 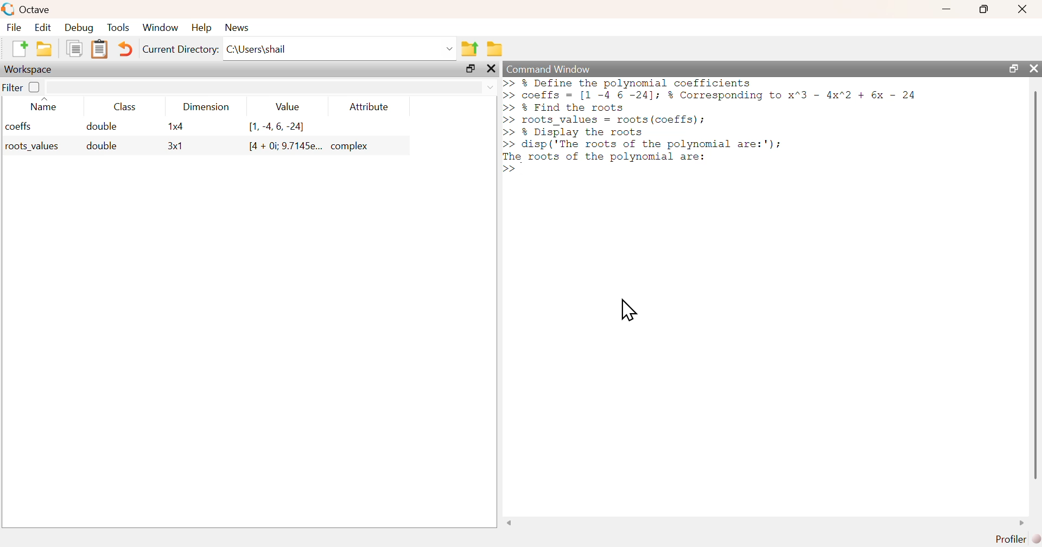 I want to click on Clipboard, so click(x=98, y=49).